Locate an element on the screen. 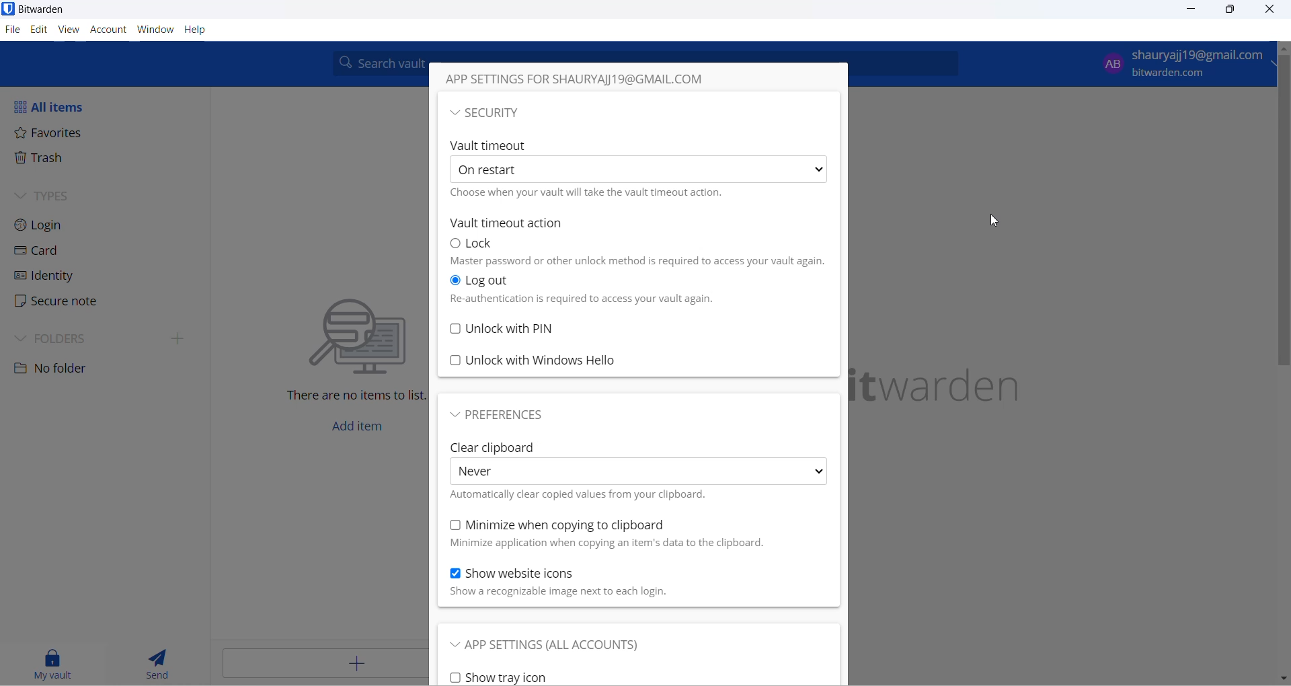 Image resolution: width=1291 pixels, height=686 pixels. account is located at coordinates (108, 30).